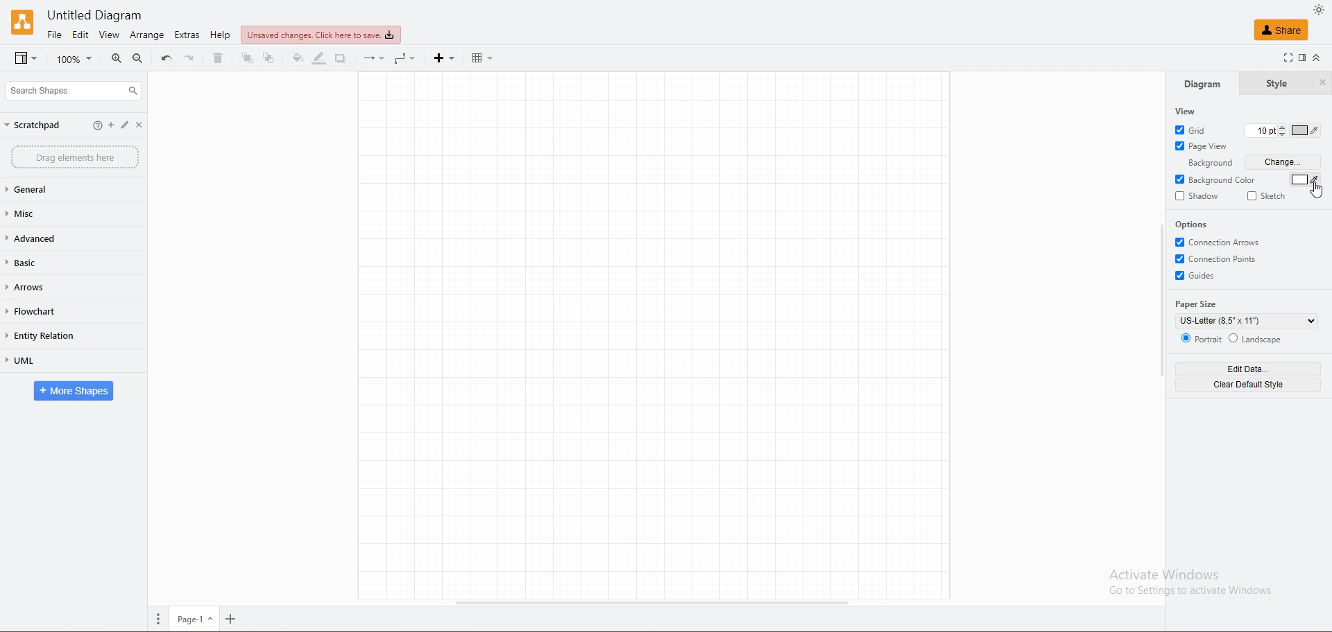 This screenshot has height=632, width=1332. I want to click on edit, so click(128, 126).